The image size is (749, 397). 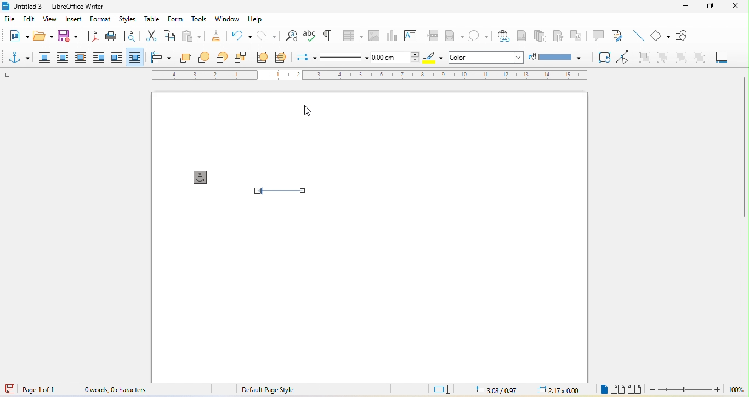 What do you see at coordinates (636, 389) in the screenshot?
I see `book view` at bounding box center [636, 389].